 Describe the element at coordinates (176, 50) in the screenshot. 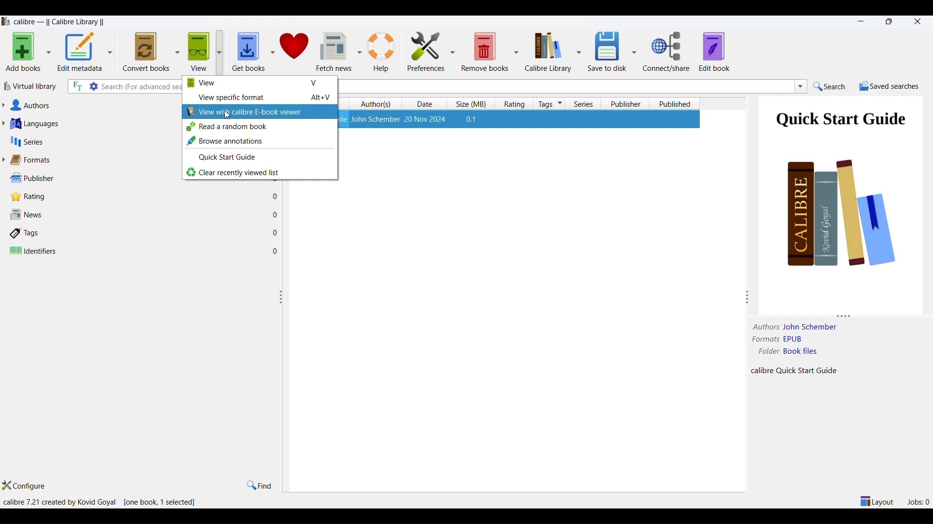

I see `convert books options dropdown button` at that location.